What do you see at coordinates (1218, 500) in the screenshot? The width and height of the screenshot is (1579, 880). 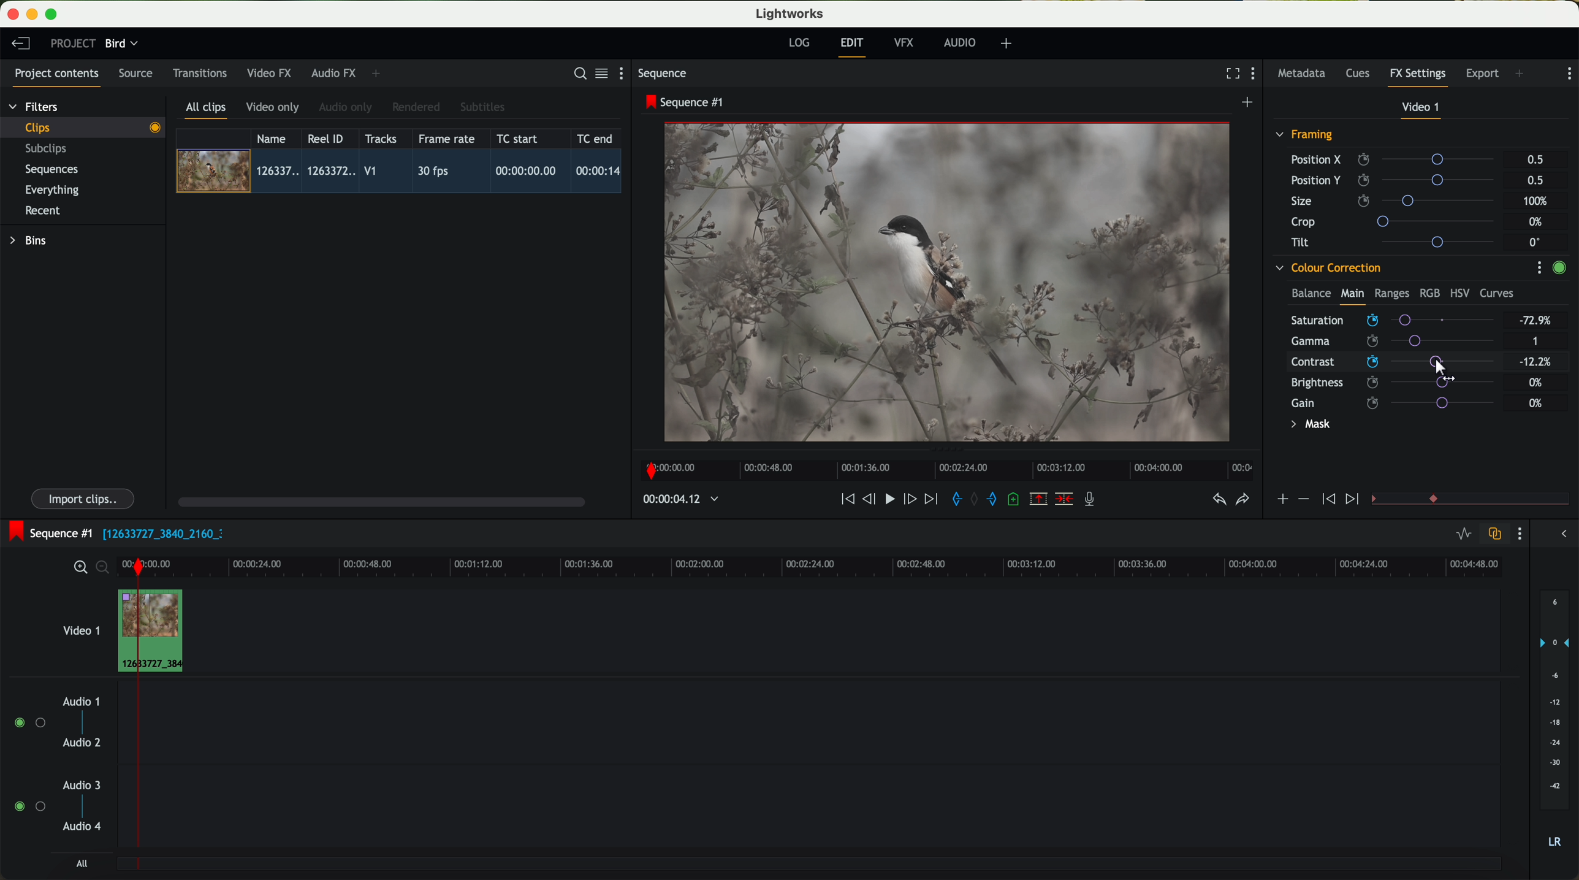 I see `undo` at bounding box center [1218, 500].